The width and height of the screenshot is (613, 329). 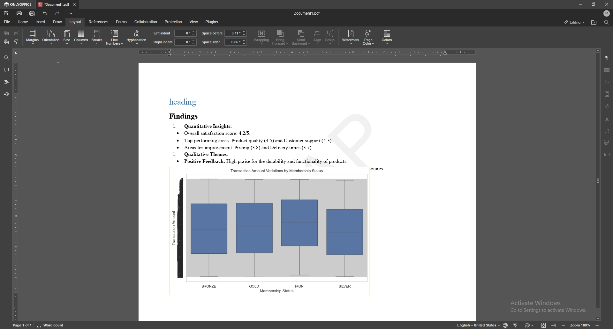 What do you see at coordinates (17, 33) in the screenshot?
I see `cut` at bounding box center [17, 33].